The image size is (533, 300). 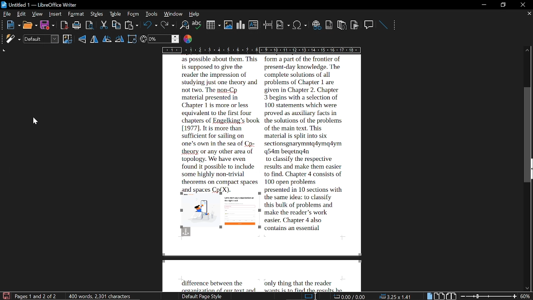 I want to click on print, so click(x=77, y=25).